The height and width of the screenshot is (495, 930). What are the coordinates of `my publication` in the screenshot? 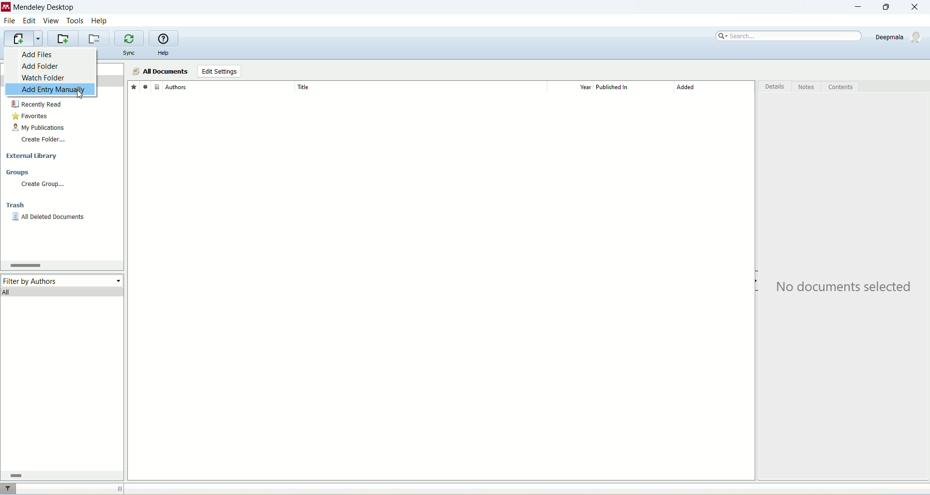 It's located at (39, 127).